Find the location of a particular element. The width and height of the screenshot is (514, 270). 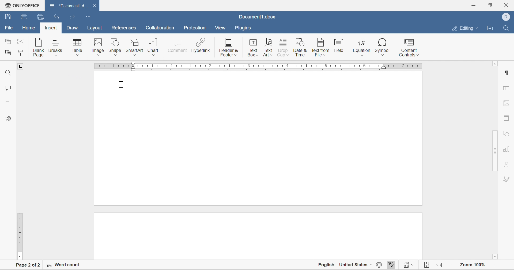

Copy style is located at coordinates (20, 53).